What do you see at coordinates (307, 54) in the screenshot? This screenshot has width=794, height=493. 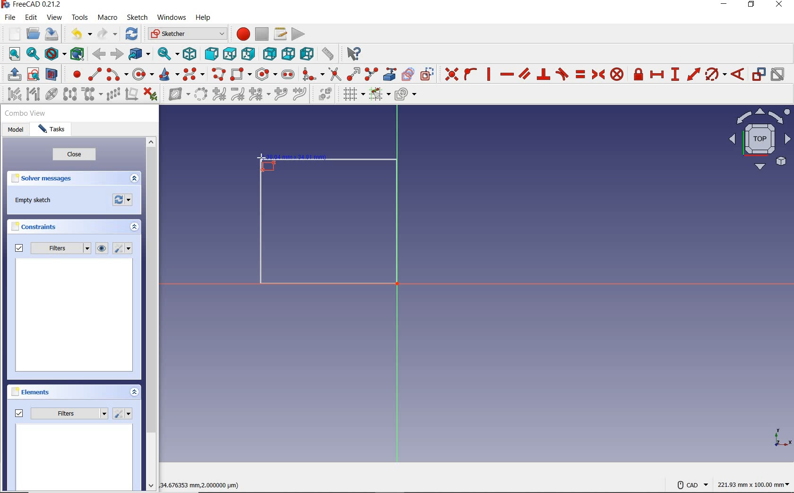 I see `left` at bounding box center [307, 54].